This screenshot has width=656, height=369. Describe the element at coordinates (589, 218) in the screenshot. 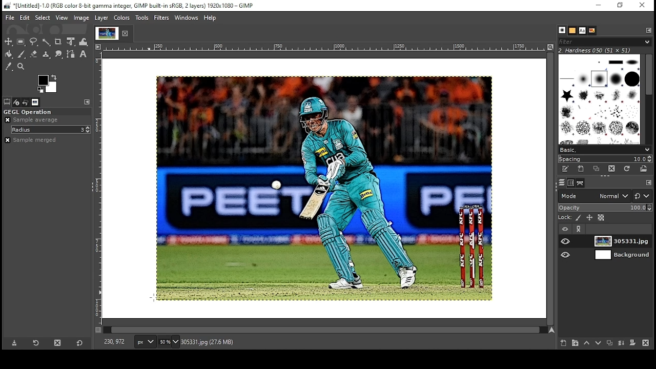

I see `lock position and size` at that location.